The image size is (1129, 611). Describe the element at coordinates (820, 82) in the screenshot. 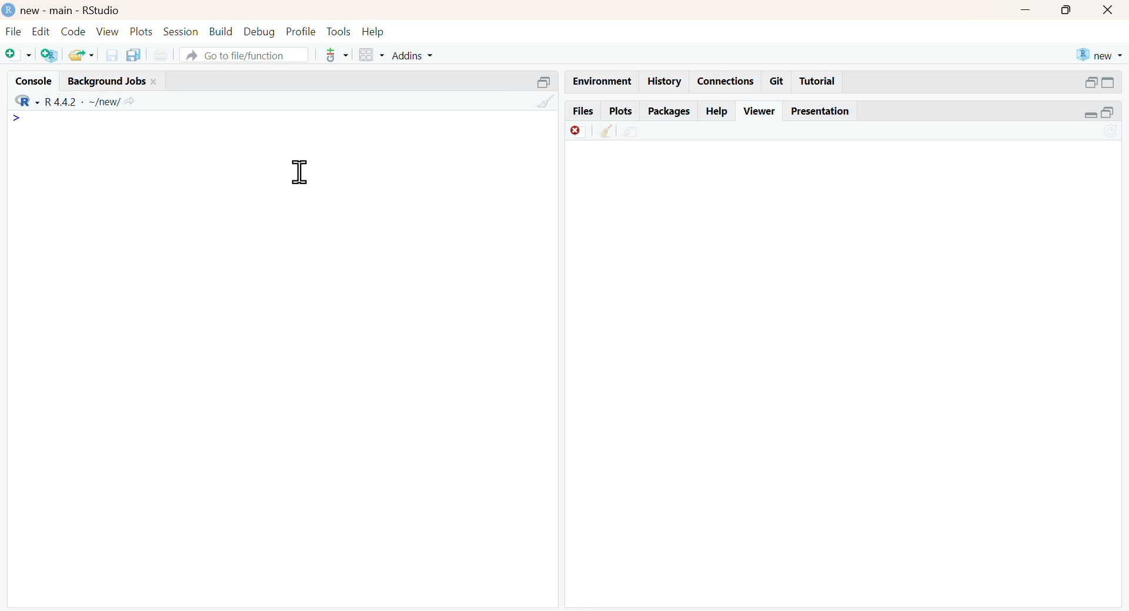

I see `Tutorial` at that location.